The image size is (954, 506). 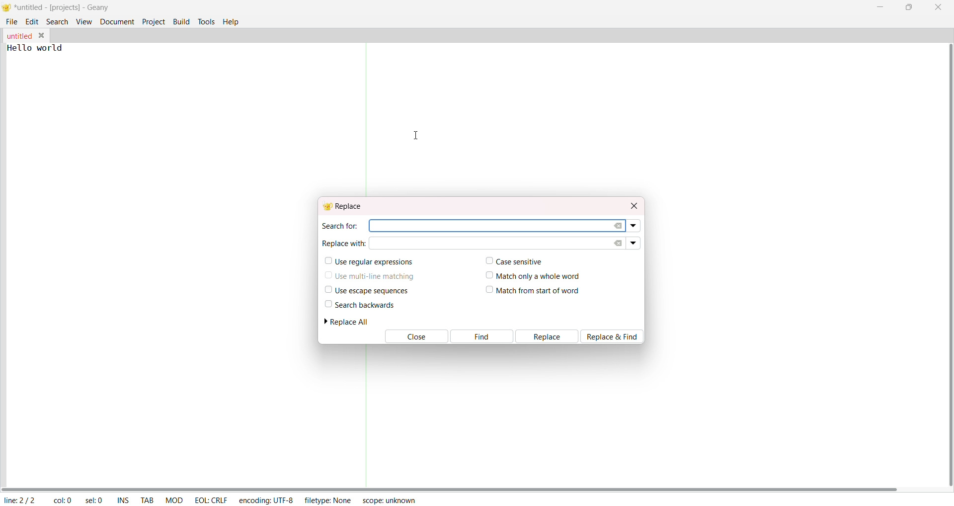 I want to click on replace and find, so click(x=614, y=337).